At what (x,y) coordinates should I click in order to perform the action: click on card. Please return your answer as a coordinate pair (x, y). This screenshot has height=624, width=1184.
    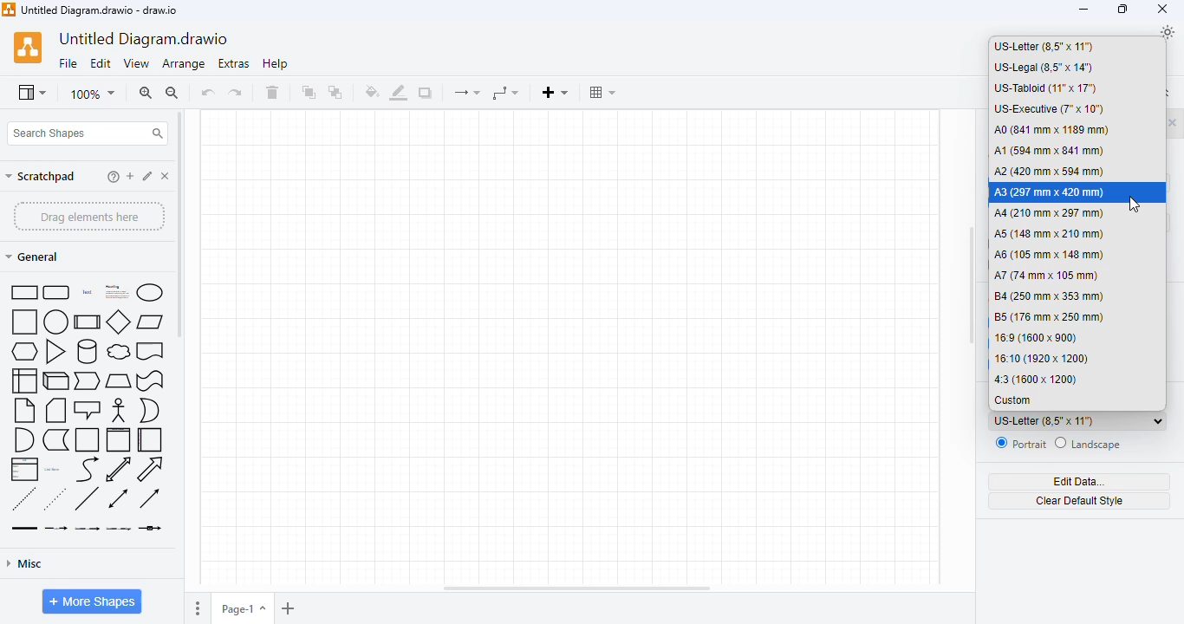
    Looking at the image, I should click on (55, 410).